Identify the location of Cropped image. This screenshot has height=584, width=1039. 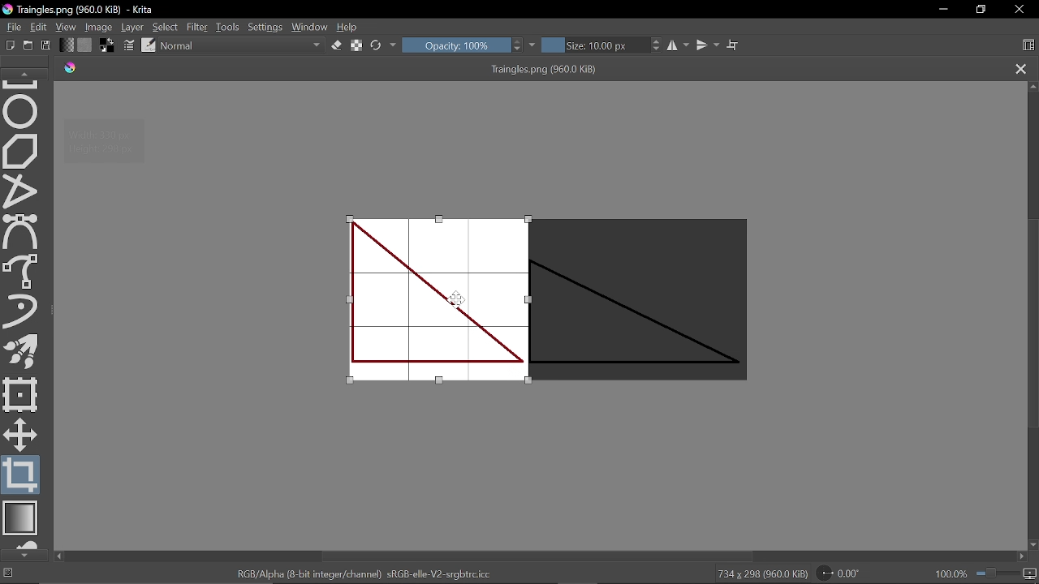
(438, 301).